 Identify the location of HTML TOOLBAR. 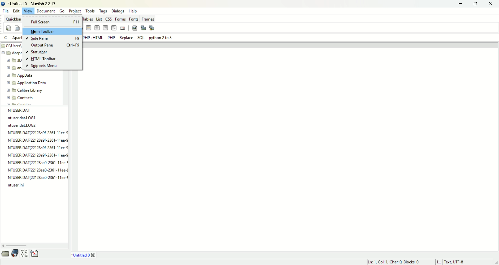
(42, 59).